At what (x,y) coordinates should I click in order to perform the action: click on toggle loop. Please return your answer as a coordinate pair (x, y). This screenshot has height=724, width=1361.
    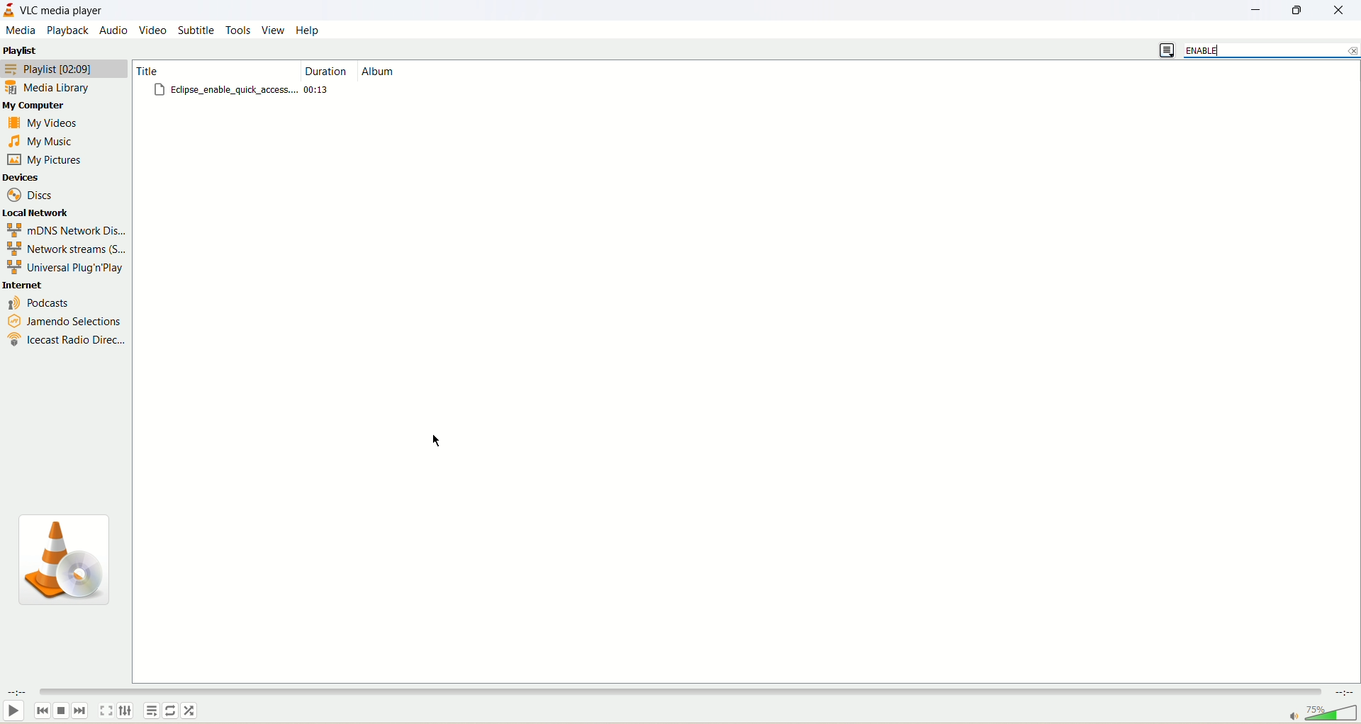
    Looking at the image, I should click on (172, 710).